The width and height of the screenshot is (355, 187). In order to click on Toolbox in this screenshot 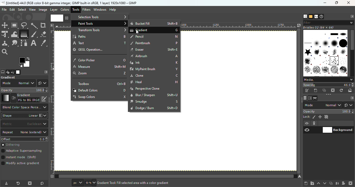, I will do `click(99, 83)`.